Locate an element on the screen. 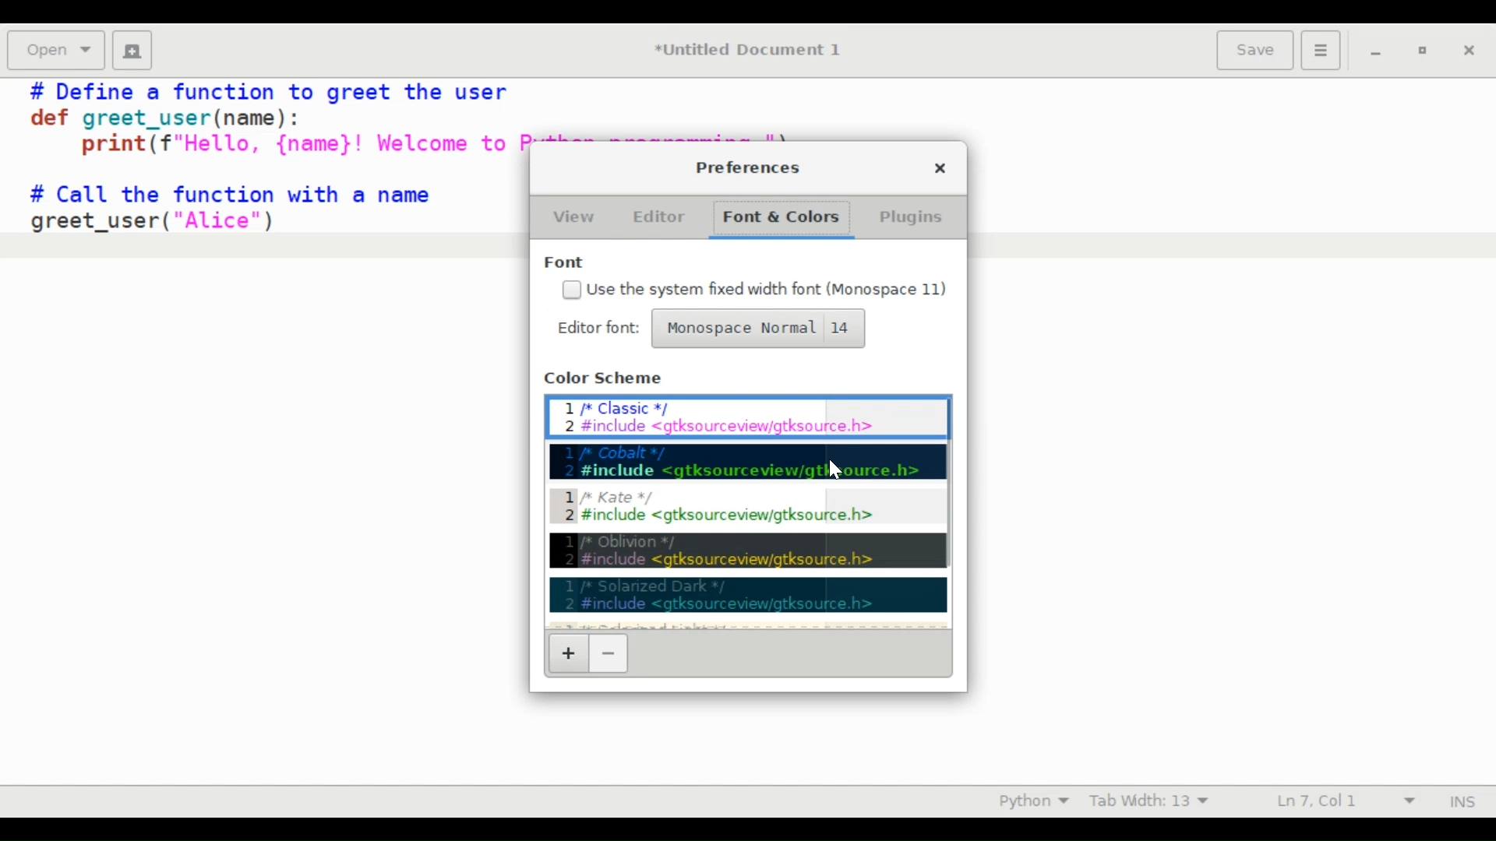  Create new document is located at coordinates (132, 50).